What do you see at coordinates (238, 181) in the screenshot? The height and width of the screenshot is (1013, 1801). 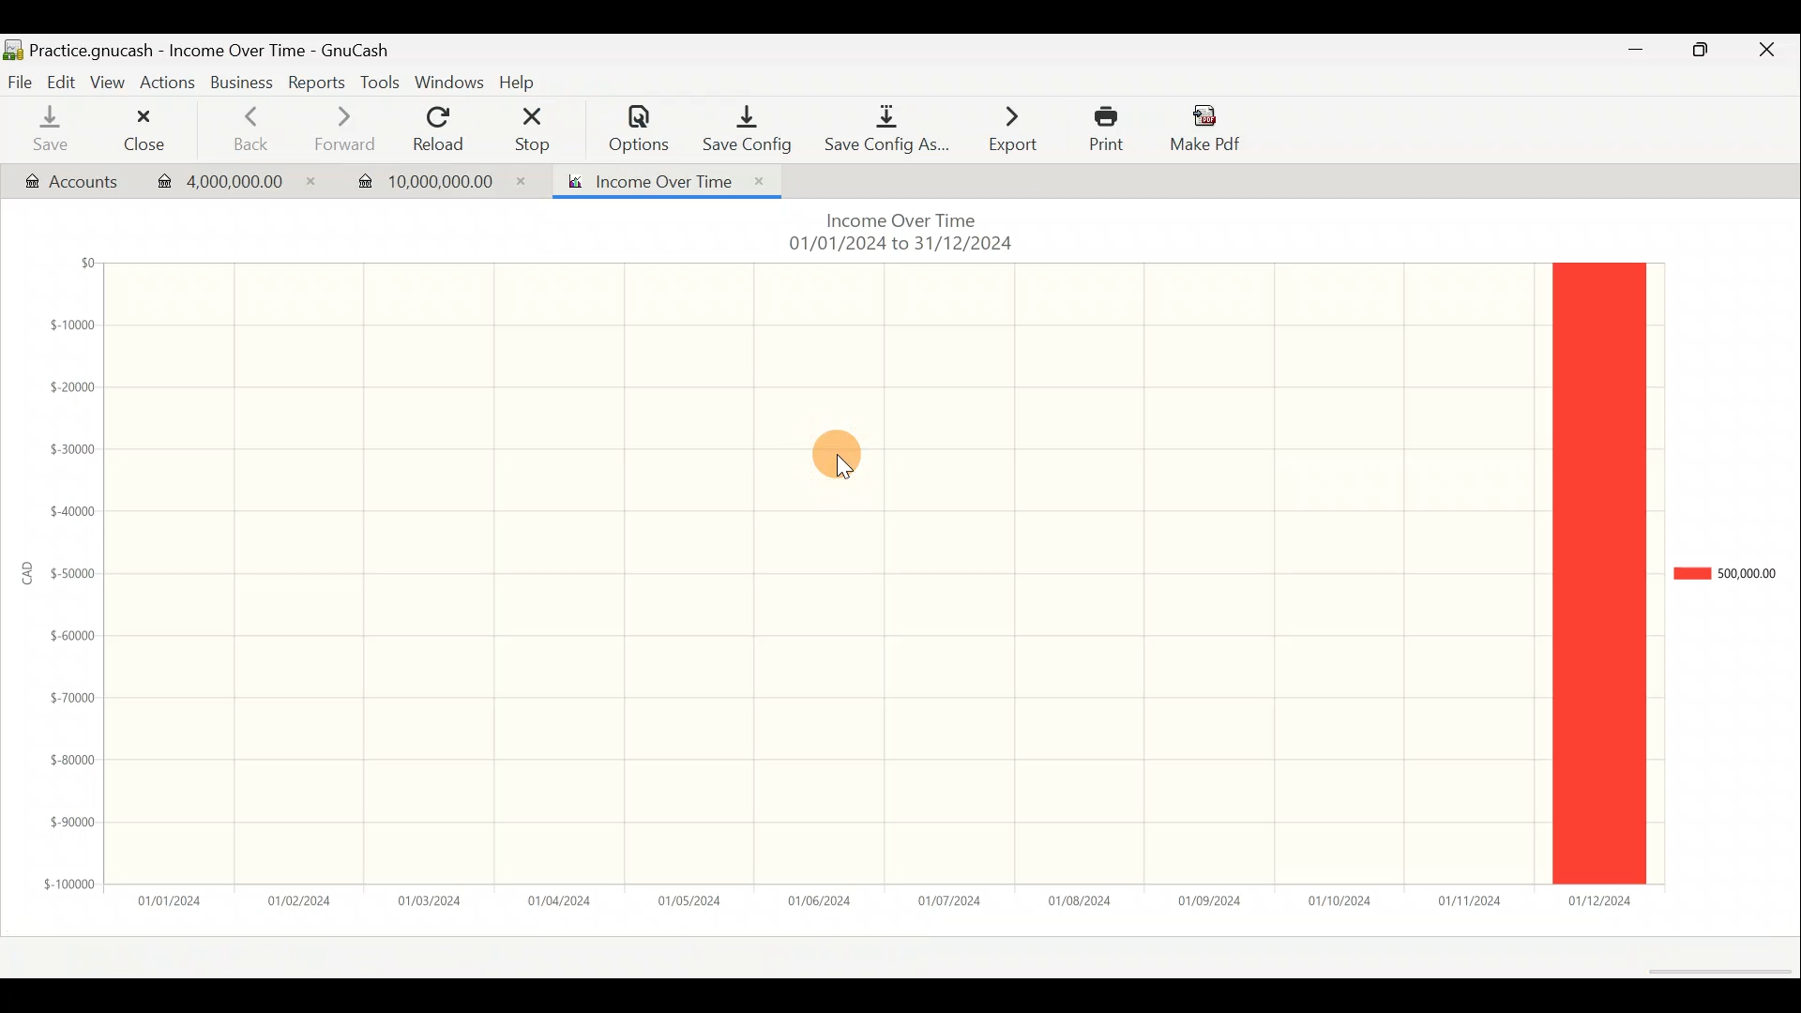 I see `4,000,000.00` at bounding box center [238, 181].